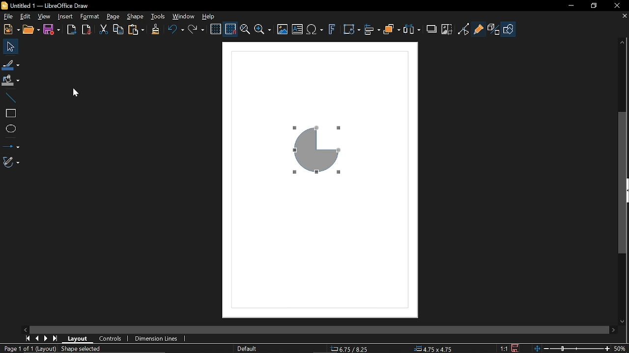 Image resolution: width=629 pixels, height=353 pixels. I want to click on Zoom and pan, so click(245, 31).